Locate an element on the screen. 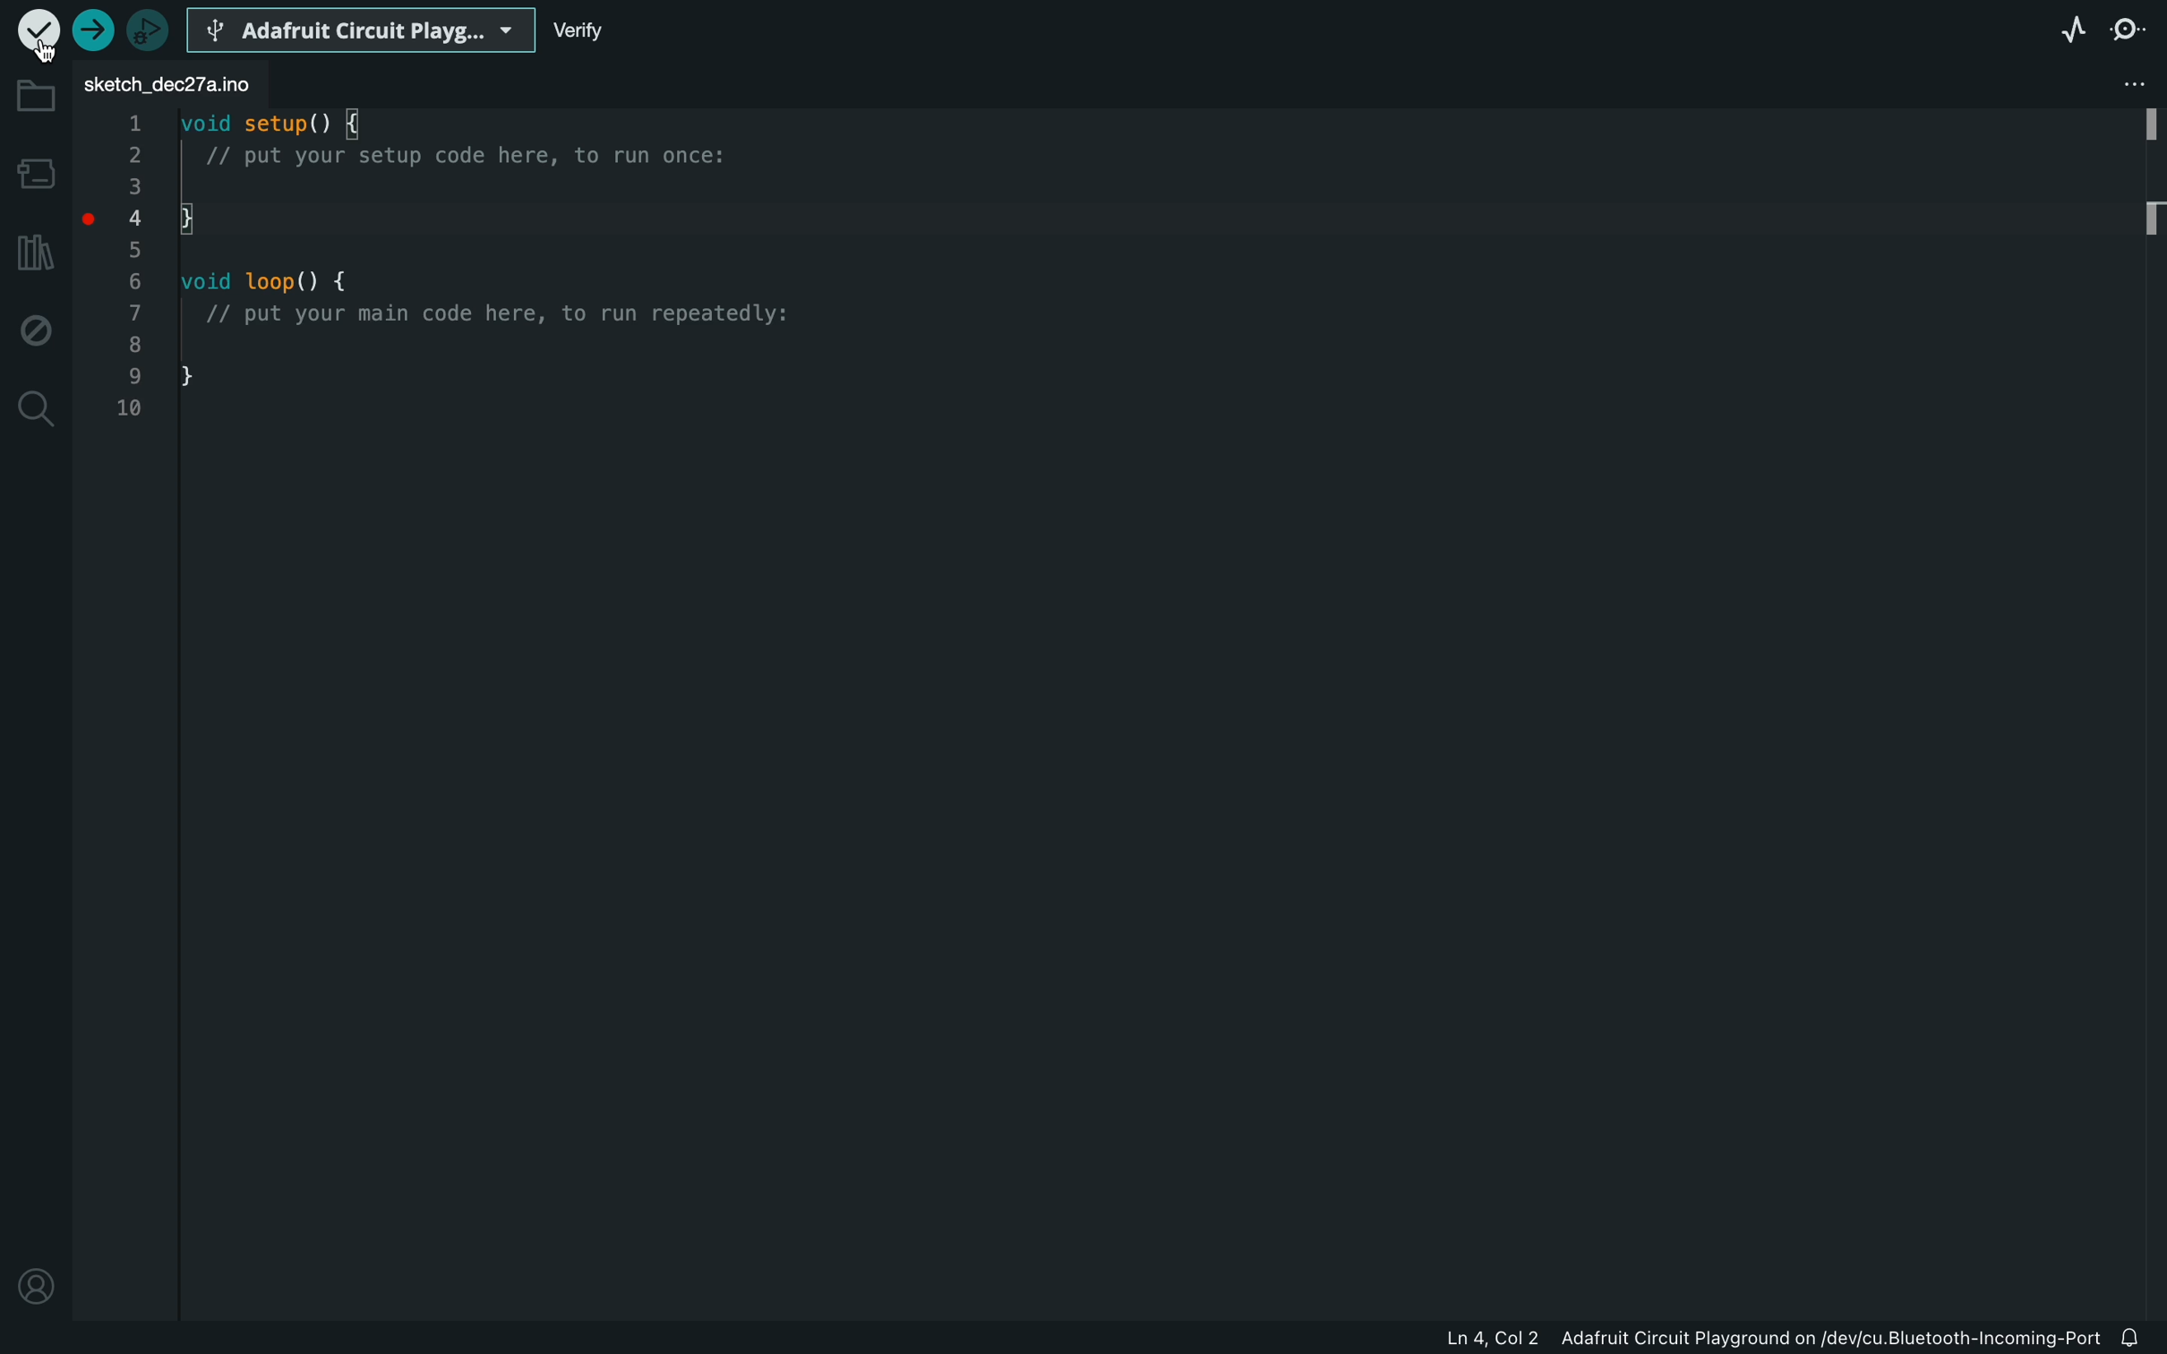 This screenshot has width=2167, height=1354. serial monitor is located at coordinates (2132, 34).